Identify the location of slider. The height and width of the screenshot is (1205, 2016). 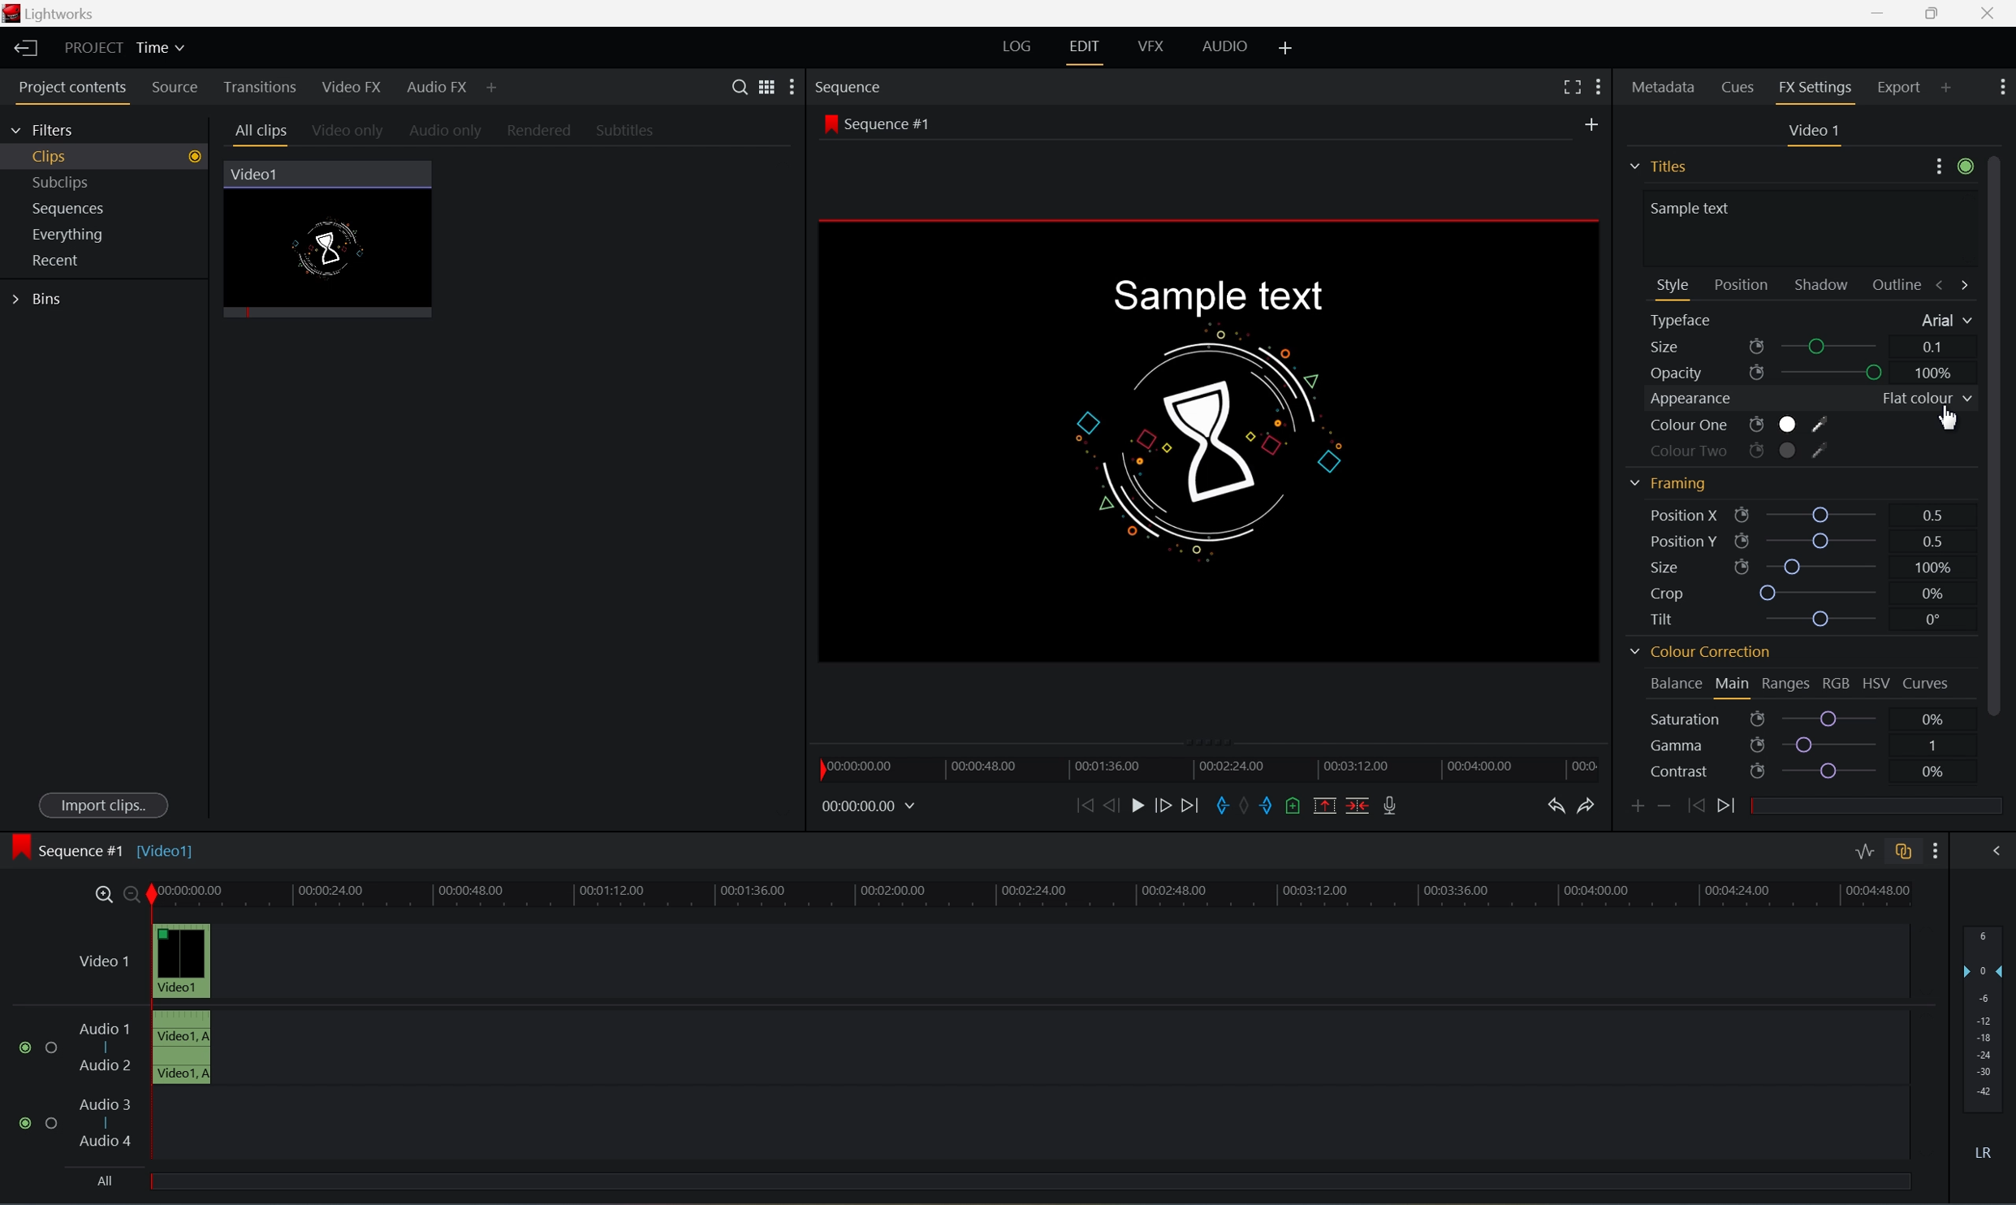
(1826, 512).